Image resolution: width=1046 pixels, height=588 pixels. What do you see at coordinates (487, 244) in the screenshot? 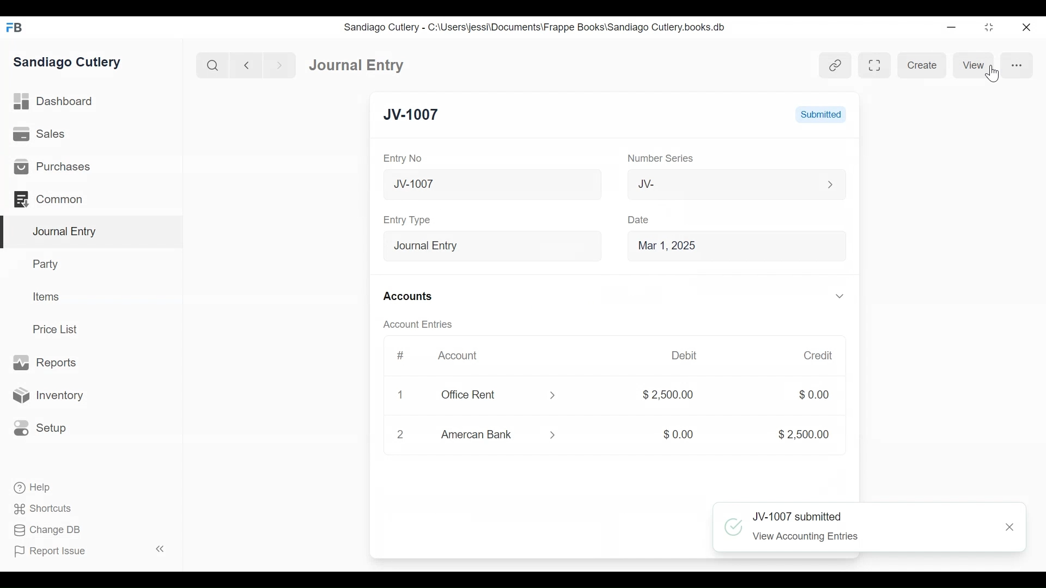
I see `Entry Type` at bounding box center [487, 244].